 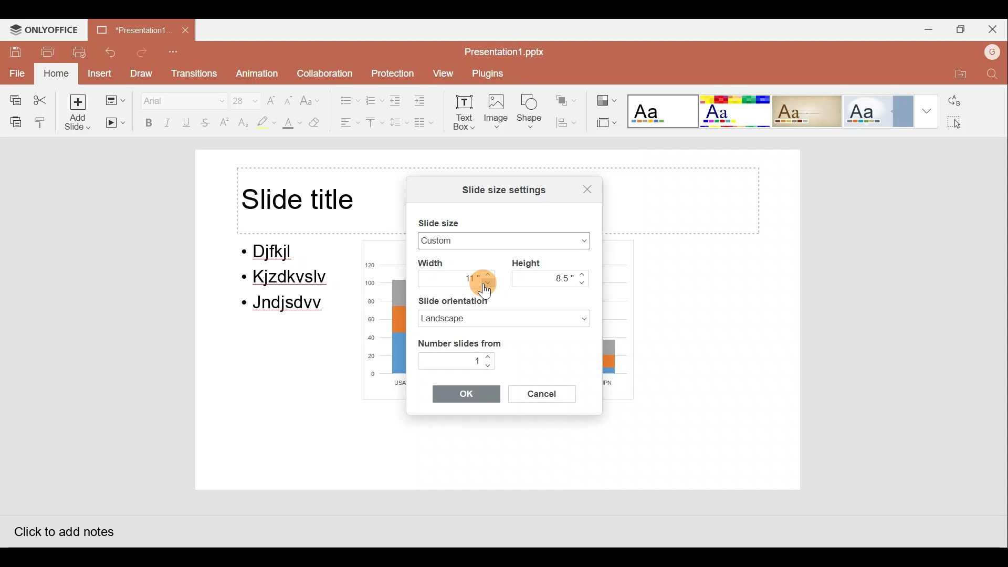 What do you see at coordinates (143, 73) in the screenshot?
I see `Draw` at bounding box center [143, 73].